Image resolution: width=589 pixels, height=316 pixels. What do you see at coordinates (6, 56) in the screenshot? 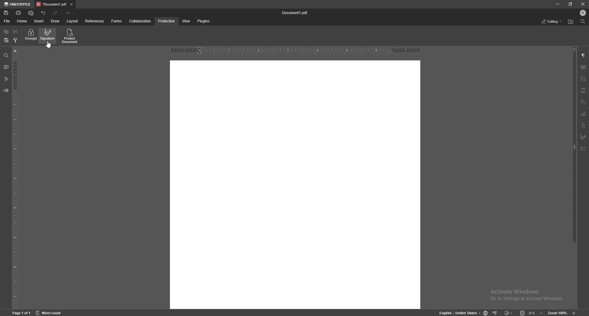
I see `find` at bounding box center [6, 56].